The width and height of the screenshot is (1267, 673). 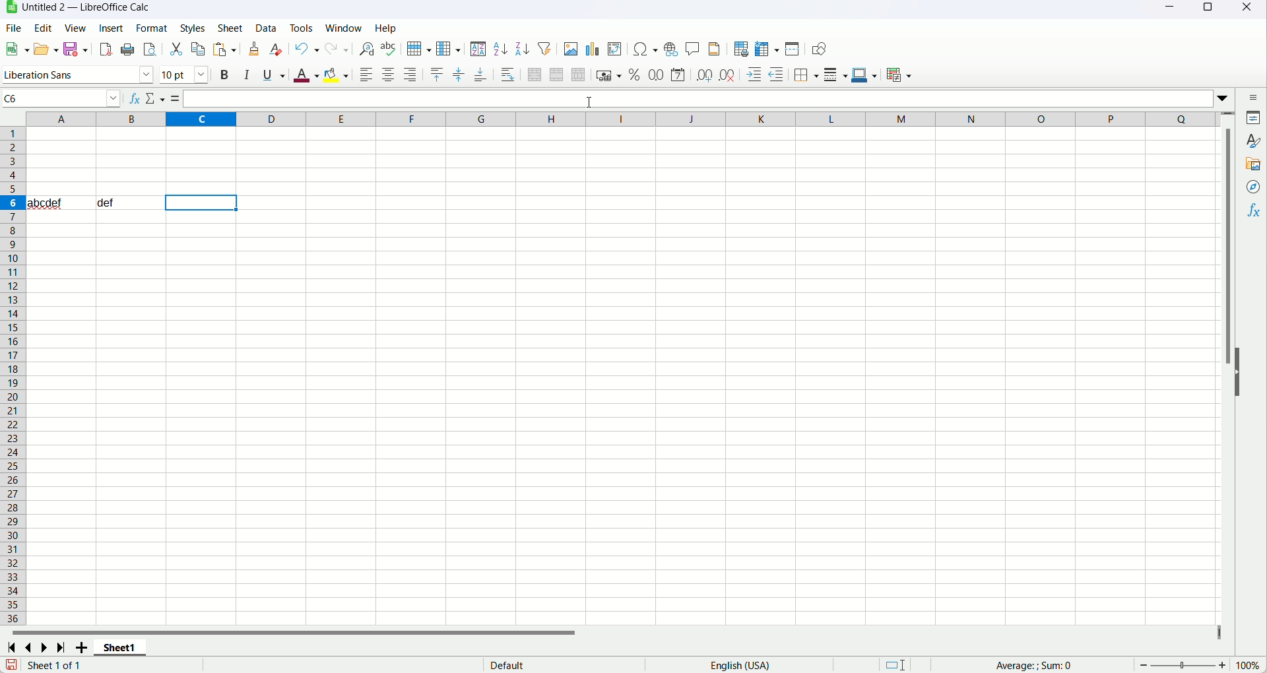 What do you see at coordinates (818, 49) in the screenshot?
I see `draw function` at bounding box center [818, 49].